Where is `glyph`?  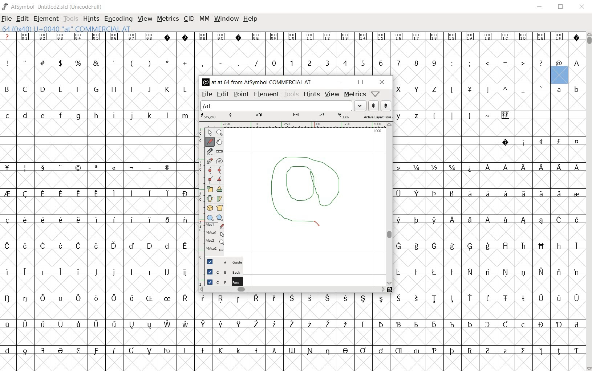
glyph is located at coordinates (97, 201).